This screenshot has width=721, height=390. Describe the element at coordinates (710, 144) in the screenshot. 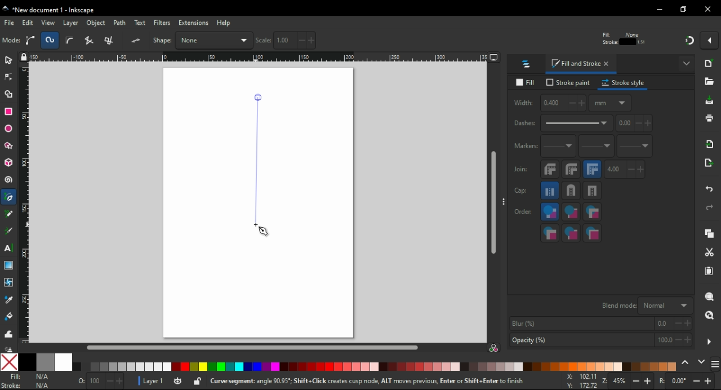

I see `import` at that location.